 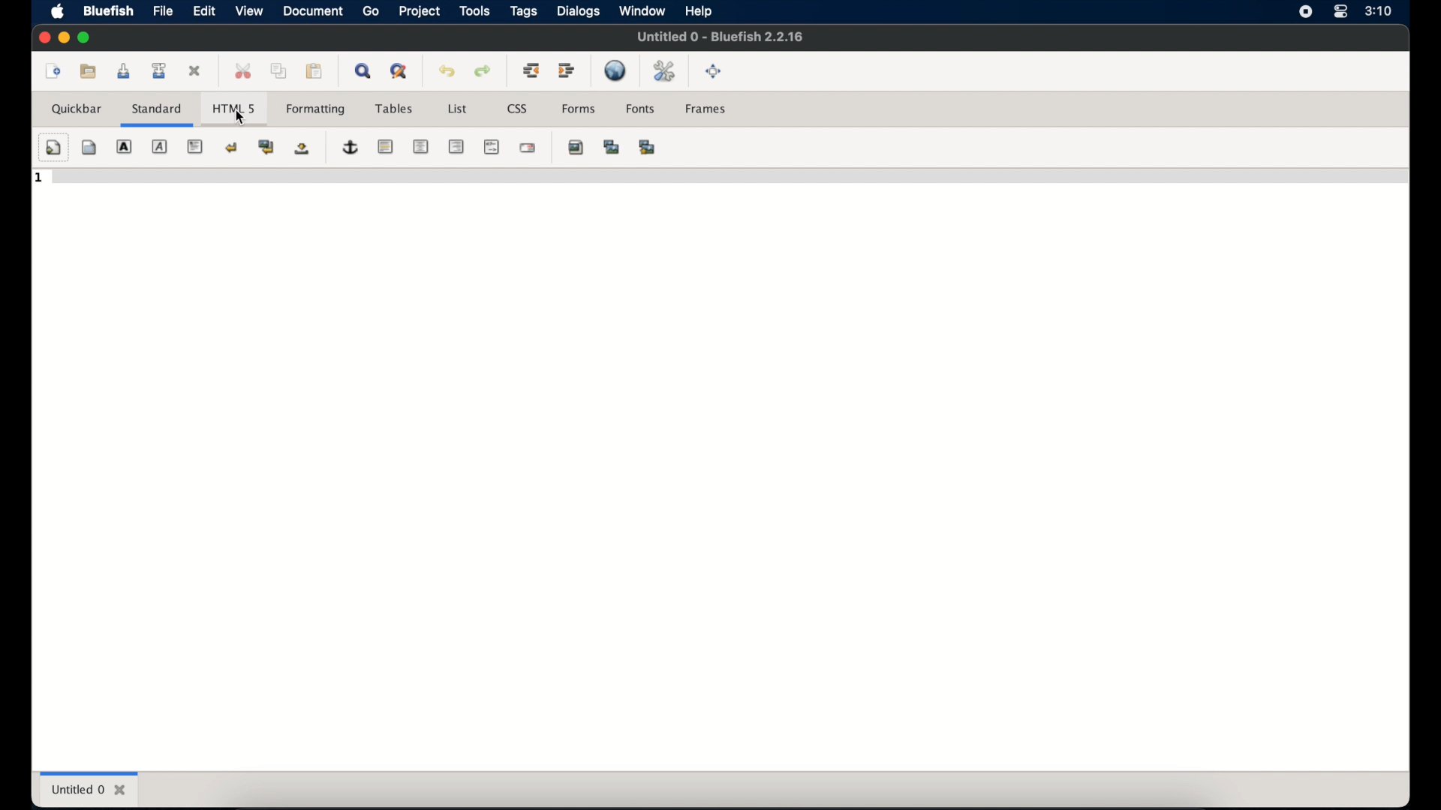 I want to click on emphasis, so click(x=160, y=147).